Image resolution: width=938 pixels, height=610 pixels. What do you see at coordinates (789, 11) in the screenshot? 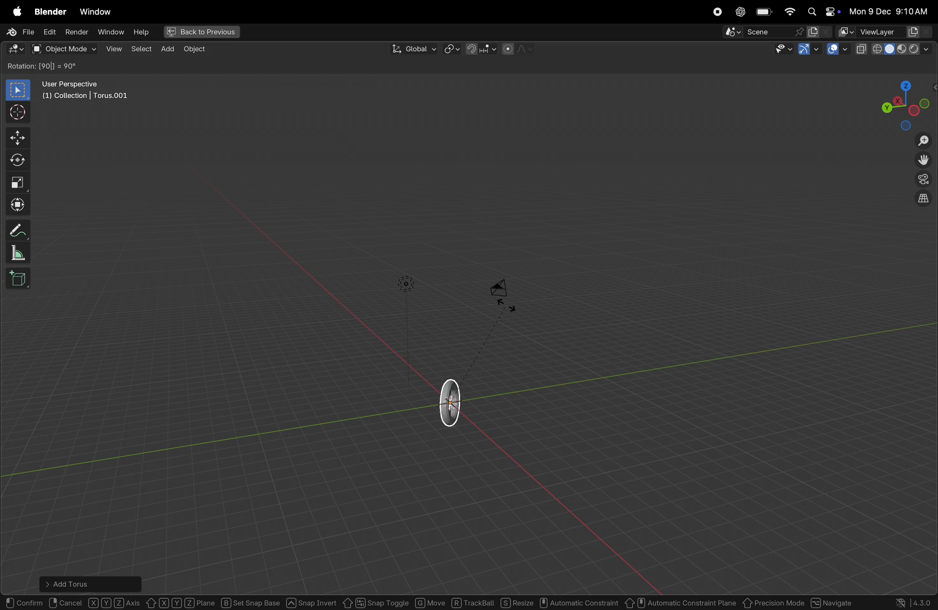
I see `wifi` at bounding box center [789, 11].